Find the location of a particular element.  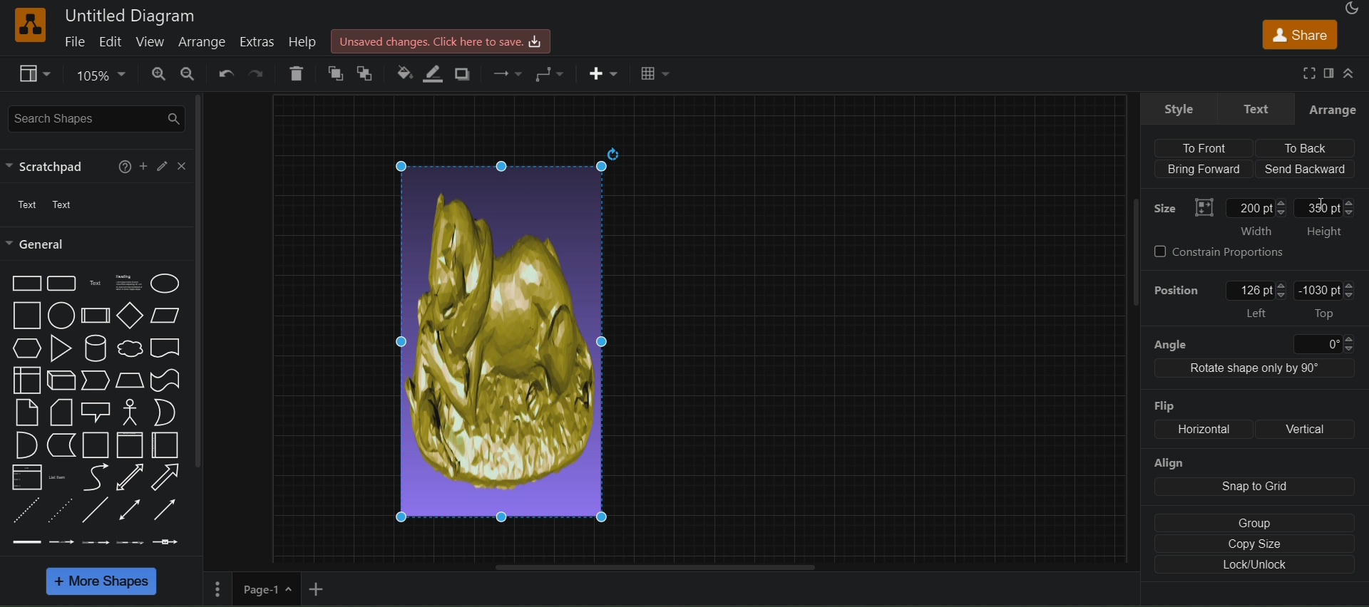

insert is located at coordinates (604, 76).